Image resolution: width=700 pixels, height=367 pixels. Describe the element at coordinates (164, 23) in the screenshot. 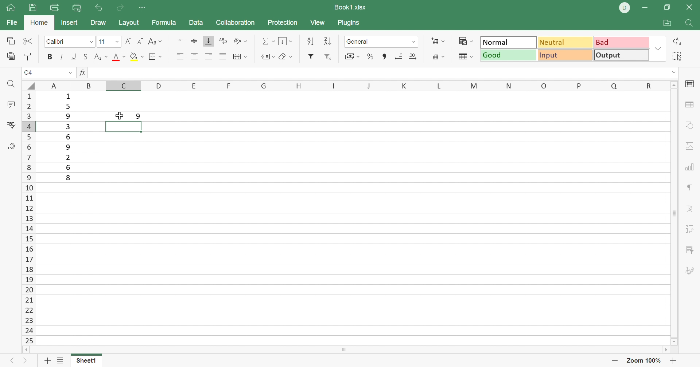

I see `Formula` at that location.